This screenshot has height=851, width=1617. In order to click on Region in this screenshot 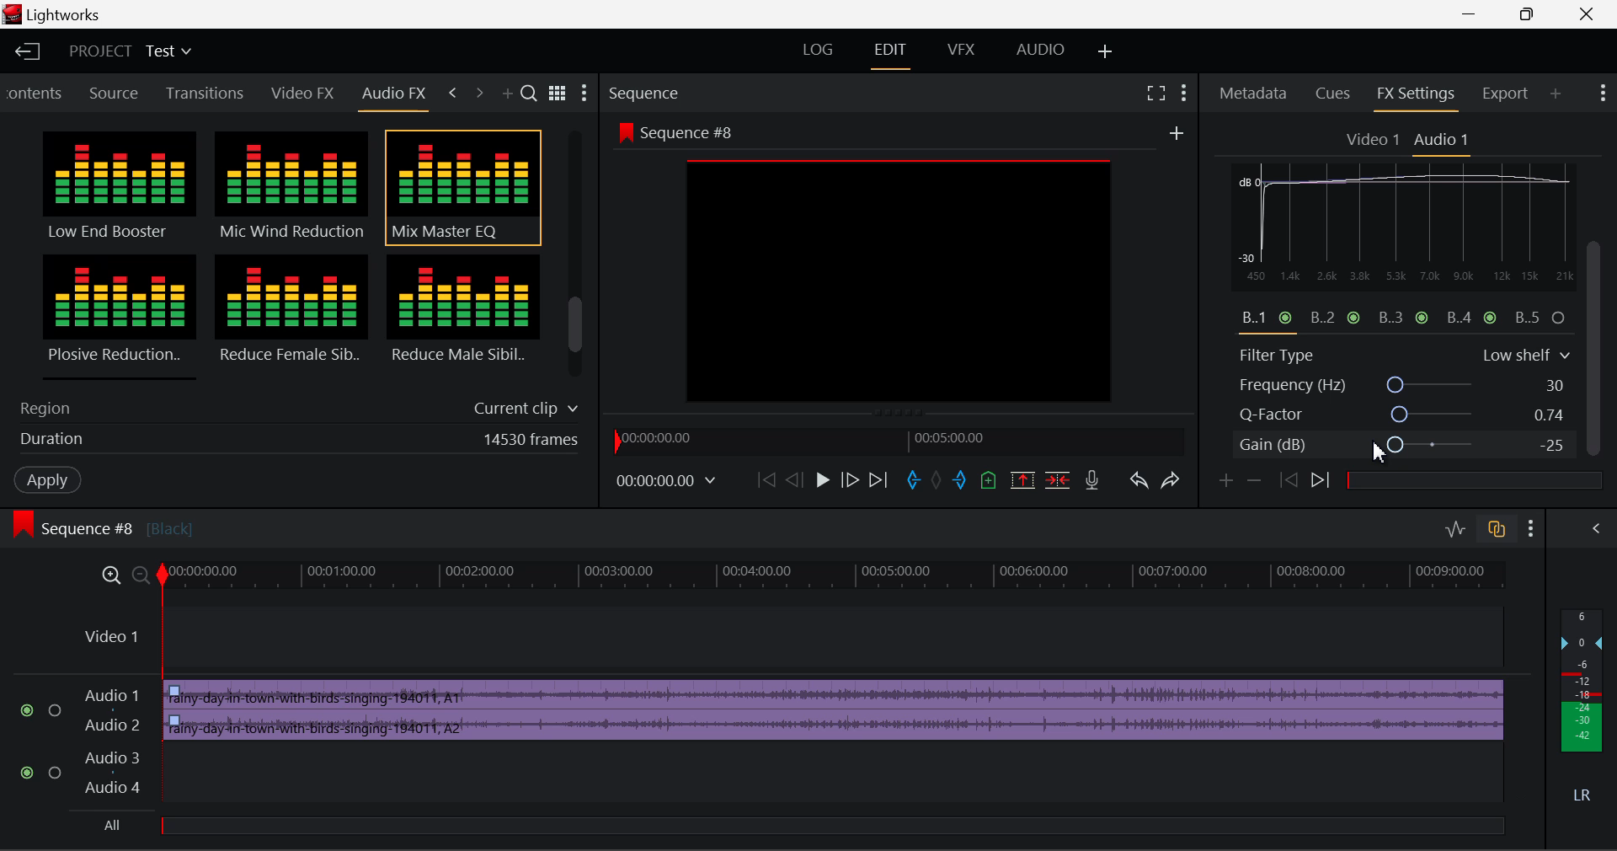, I will do `click(295, 405)`.